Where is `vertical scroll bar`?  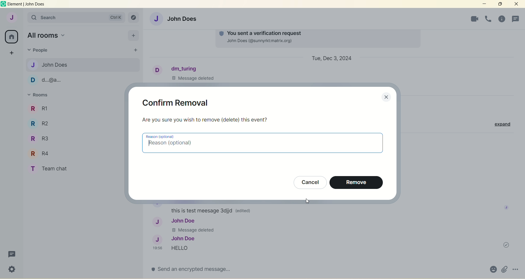
vertical scroll bar is located at coordinates (522, 145).